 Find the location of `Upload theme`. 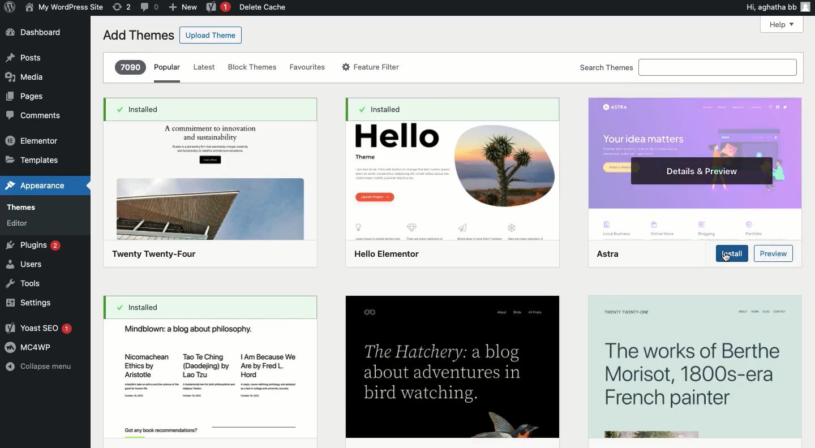

Upload theme is located at coordinates (209, 35).